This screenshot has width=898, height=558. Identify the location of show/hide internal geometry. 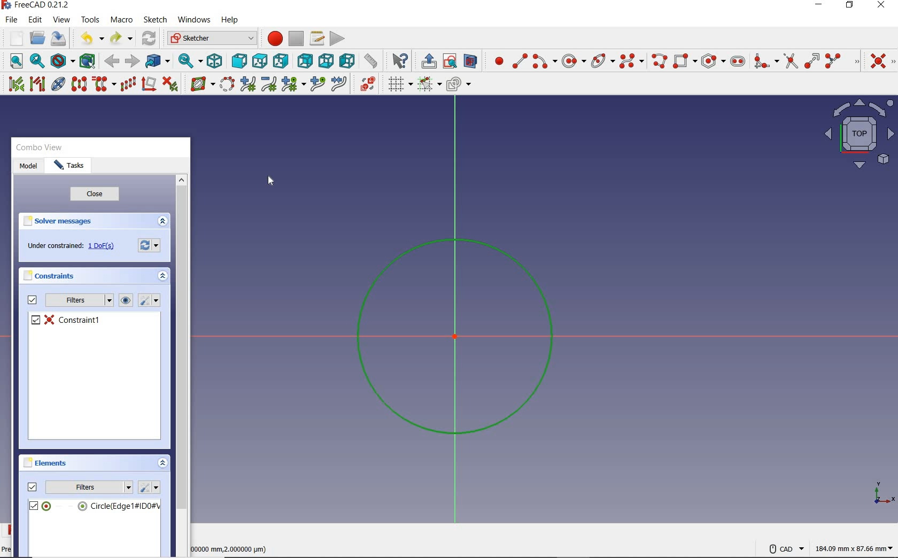
(58, 84).